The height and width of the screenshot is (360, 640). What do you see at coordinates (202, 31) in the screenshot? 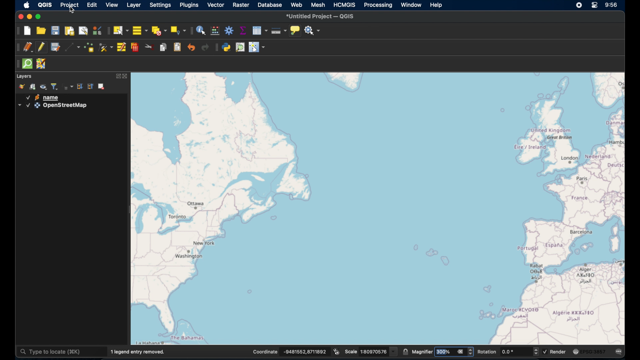
I see `identify features` at bounding box center [202, 31].